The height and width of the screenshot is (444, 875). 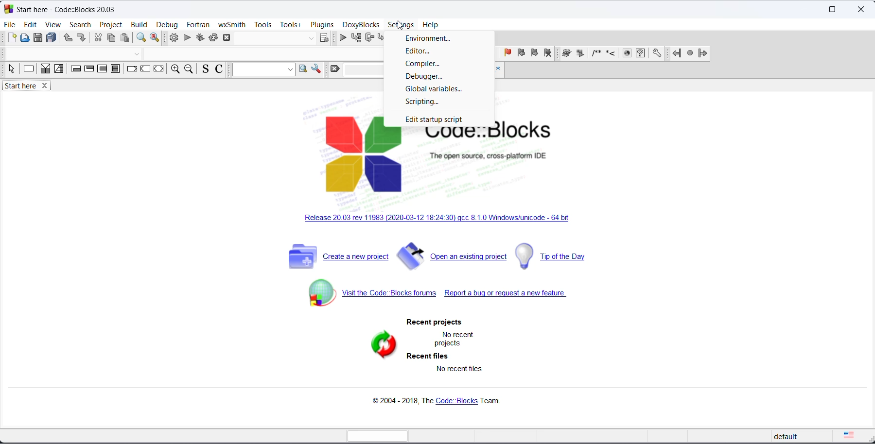 What do you see at coordinates (75, 9) in the screenshot?
I see `start here dialogbox` at bounding box center [75, 9].